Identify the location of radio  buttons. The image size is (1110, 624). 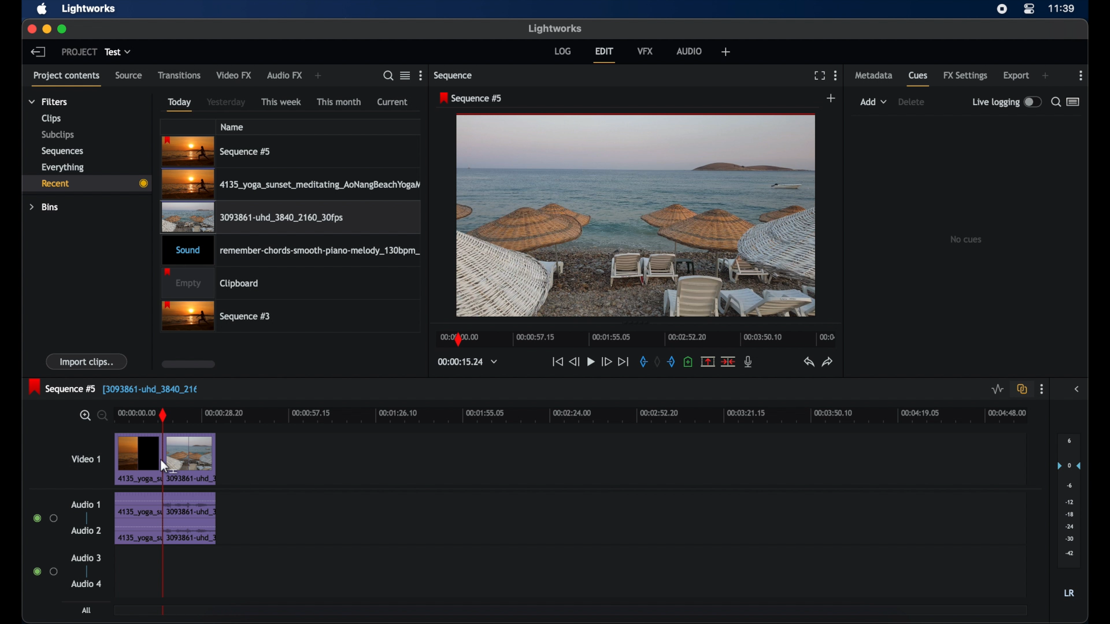
(46, 571).